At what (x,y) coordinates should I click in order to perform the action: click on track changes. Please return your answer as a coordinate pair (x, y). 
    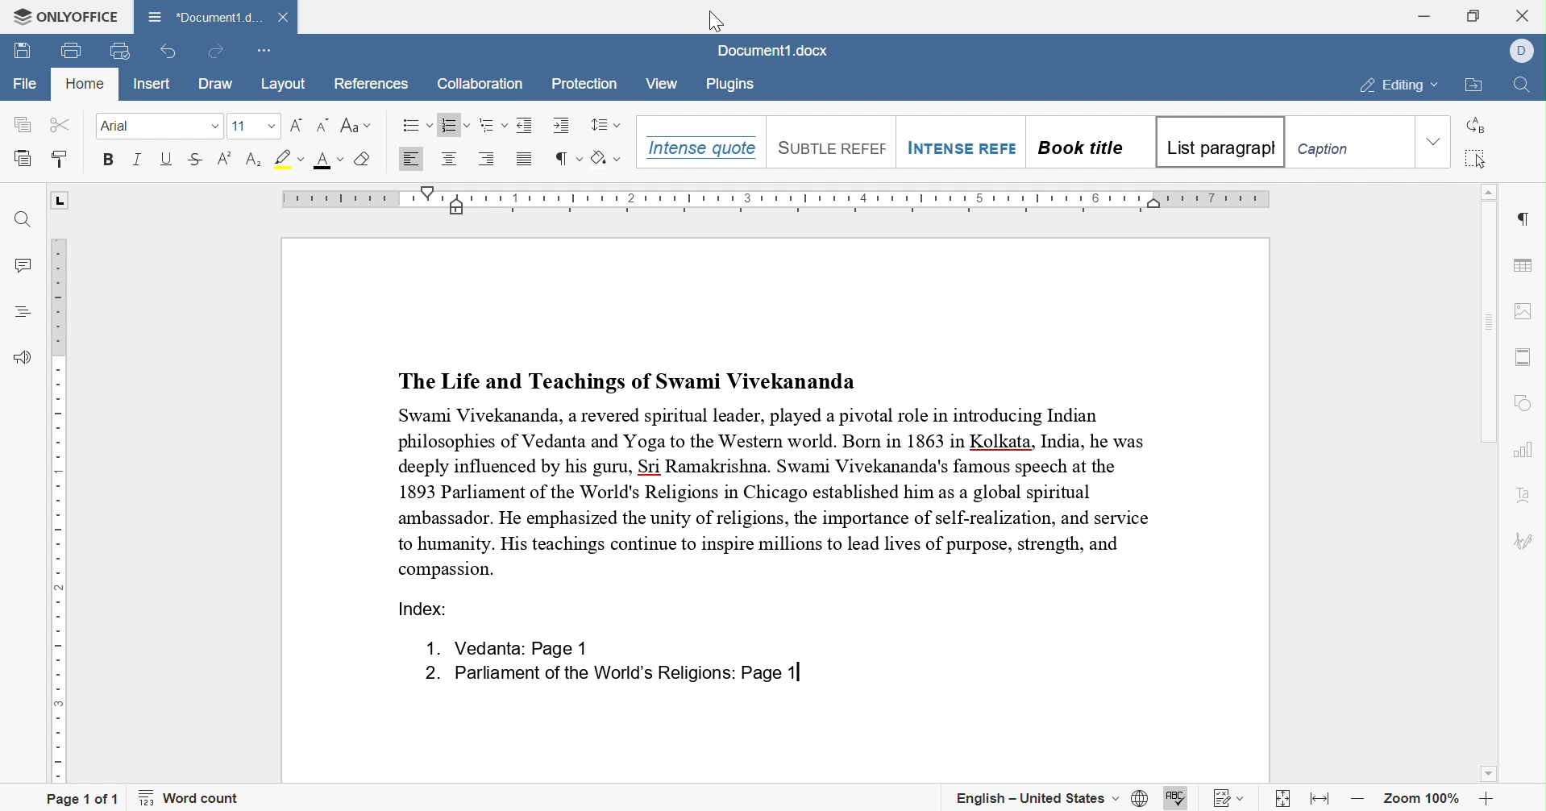
    Looking at the image, I should click on (1230, 800).